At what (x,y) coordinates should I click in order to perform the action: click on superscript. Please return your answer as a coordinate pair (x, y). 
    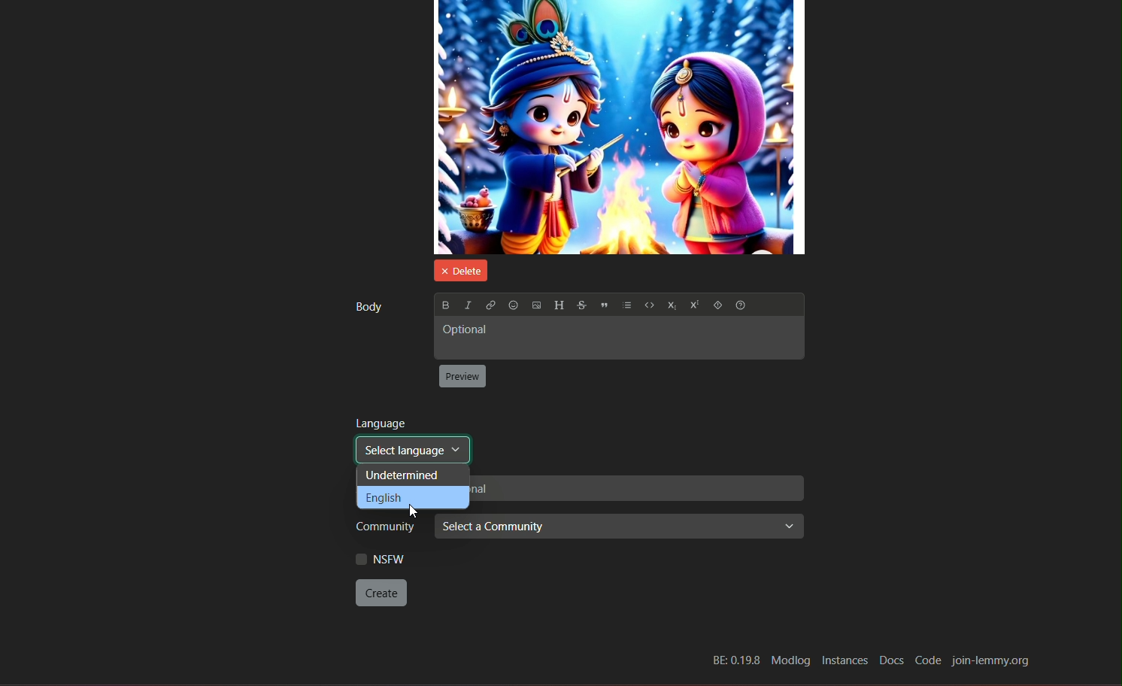
    Looking at the image, I should click on (693, 306).